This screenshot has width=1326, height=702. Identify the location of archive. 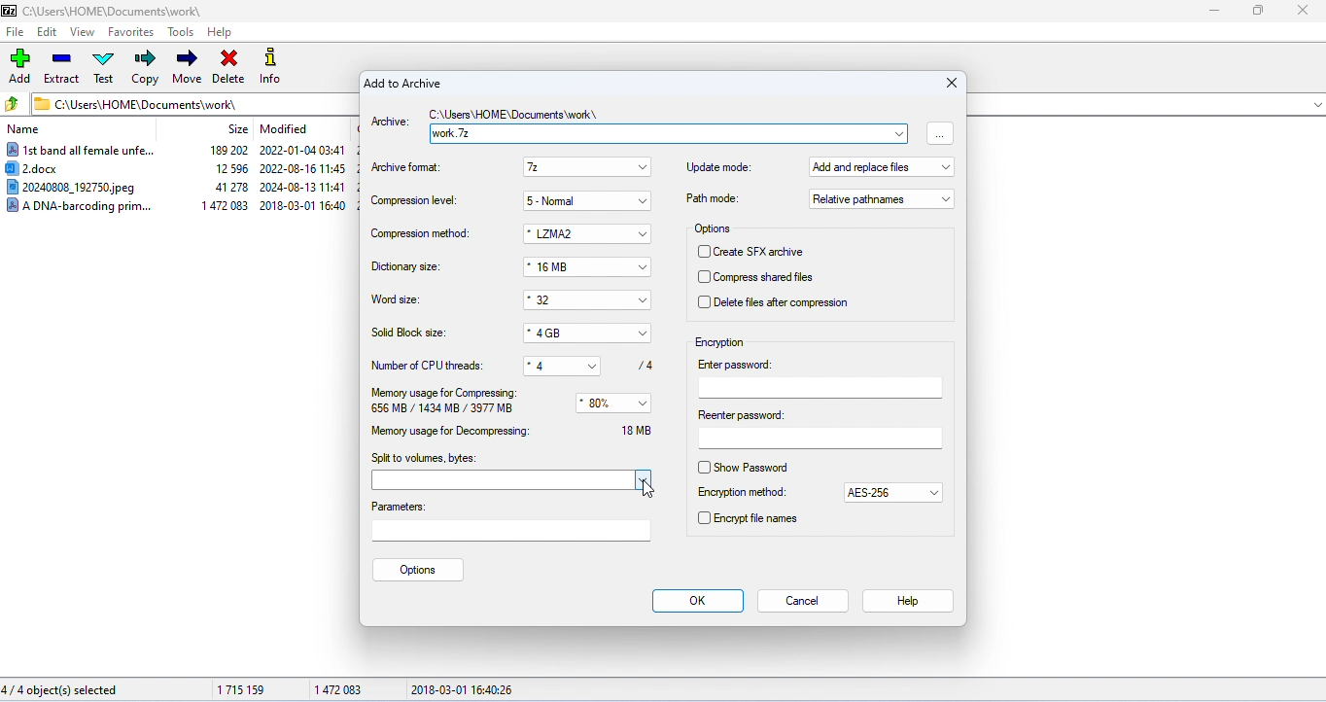
(390, 123).